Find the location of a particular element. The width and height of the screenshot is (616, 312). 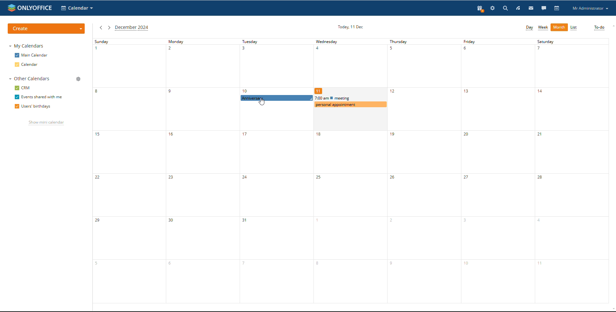

day view is located at coordinates (529, 28).